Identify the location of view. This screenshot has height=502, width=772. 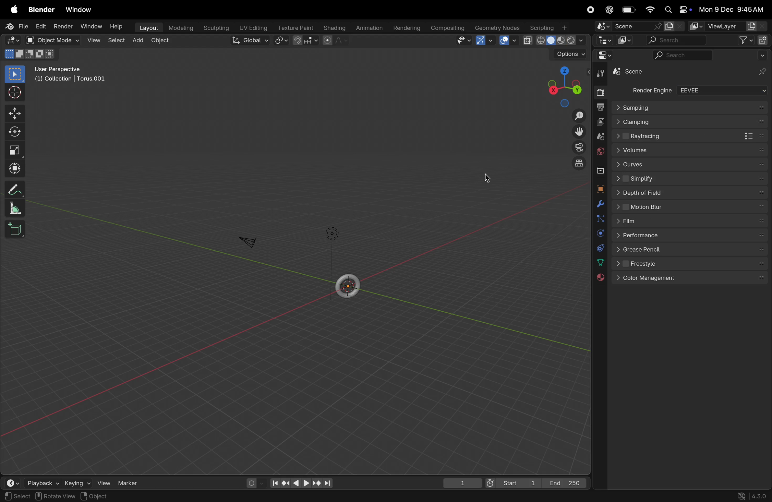
(94, 41).